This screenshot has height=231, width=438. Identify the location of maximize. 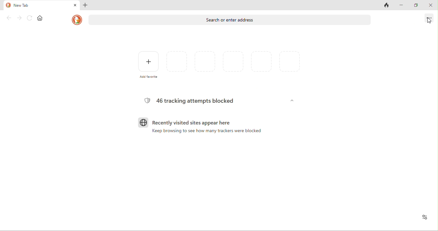
(417, 5).